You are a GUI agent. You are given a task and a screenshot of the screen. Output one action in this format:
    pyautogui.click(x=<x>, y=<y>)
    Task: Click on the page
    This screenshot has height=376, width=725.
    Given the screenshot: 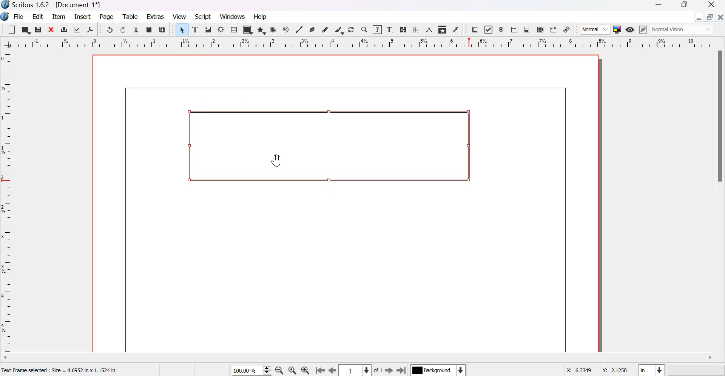 What is the action you would take?
    pyautogui.click(x=107, y=17)
    